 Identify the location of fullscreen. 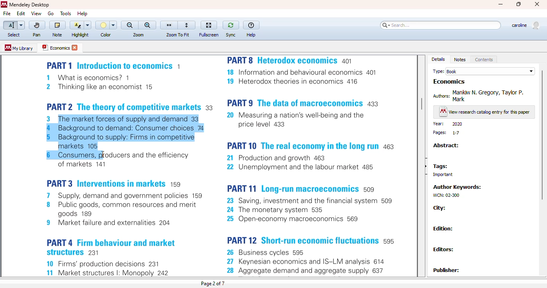
(209, 25).